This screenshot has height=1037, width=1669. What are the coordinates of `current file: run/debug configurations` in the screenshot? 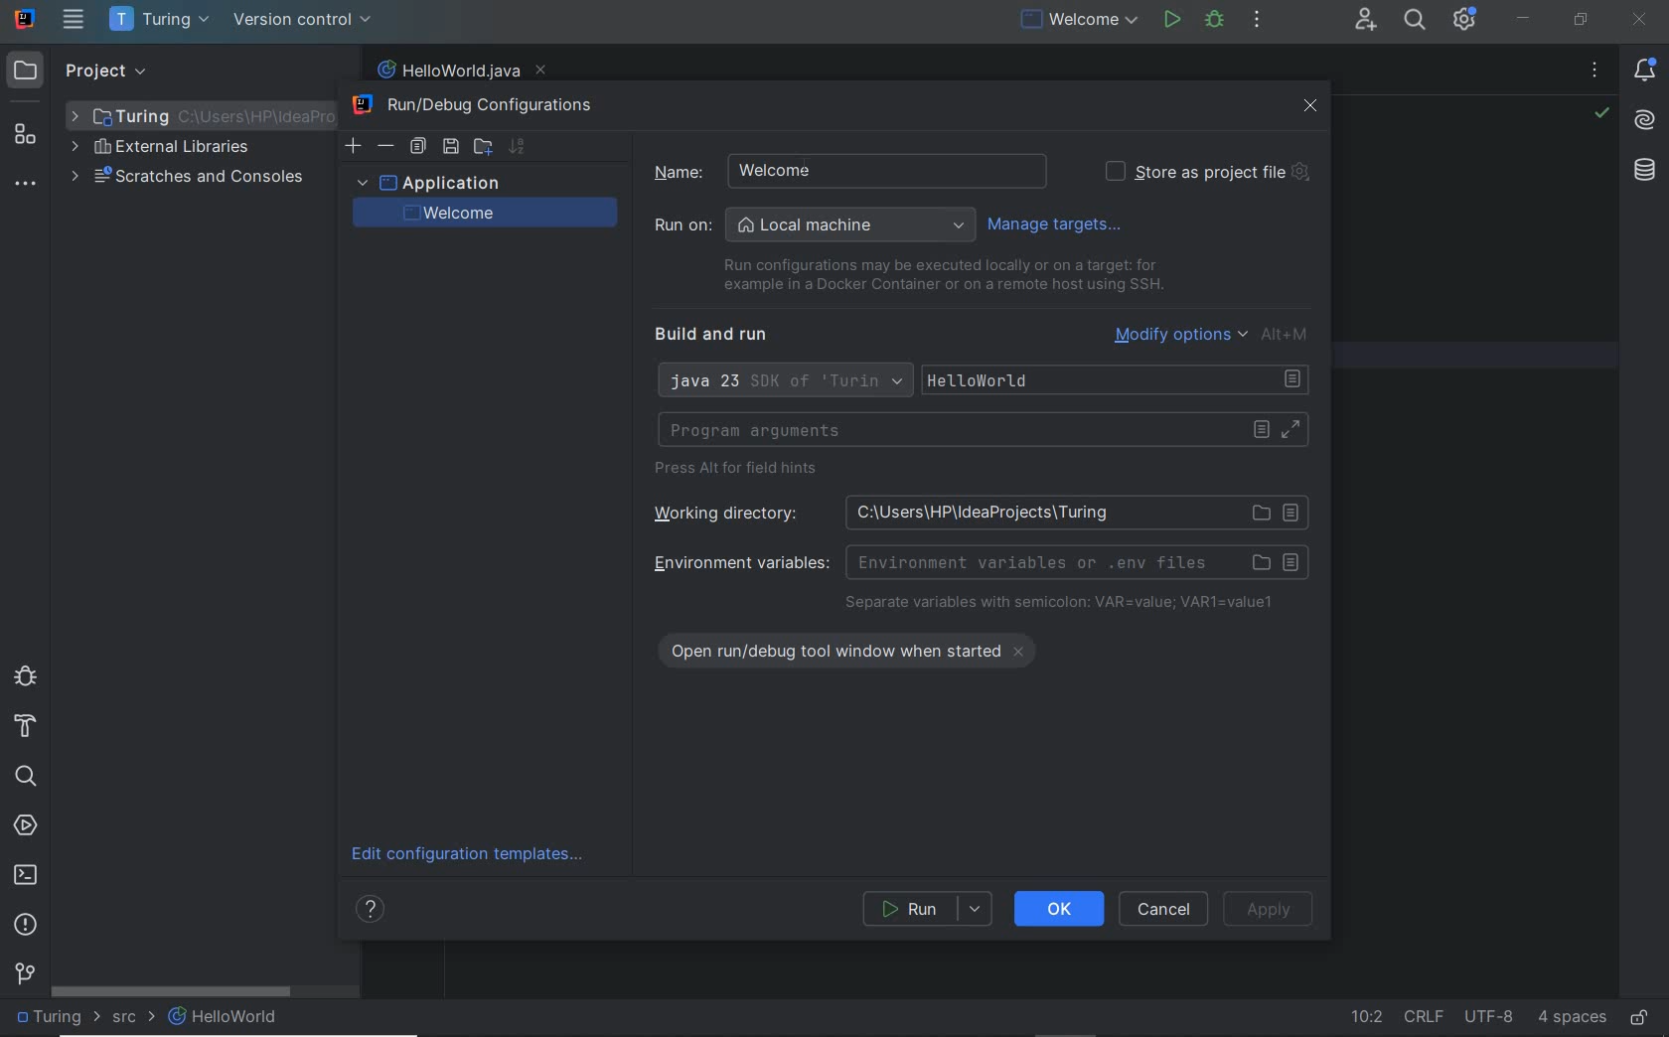 It's located at (1077, 21).